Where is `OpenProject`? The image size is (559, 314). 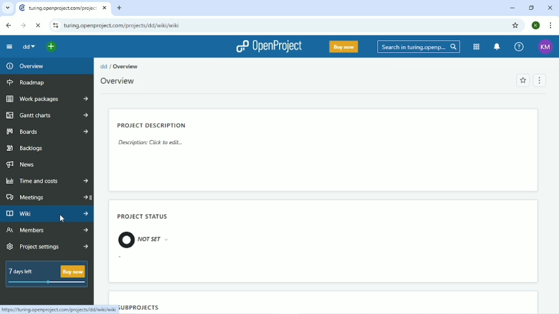
OpenProject is located at coordinates (267, 46).